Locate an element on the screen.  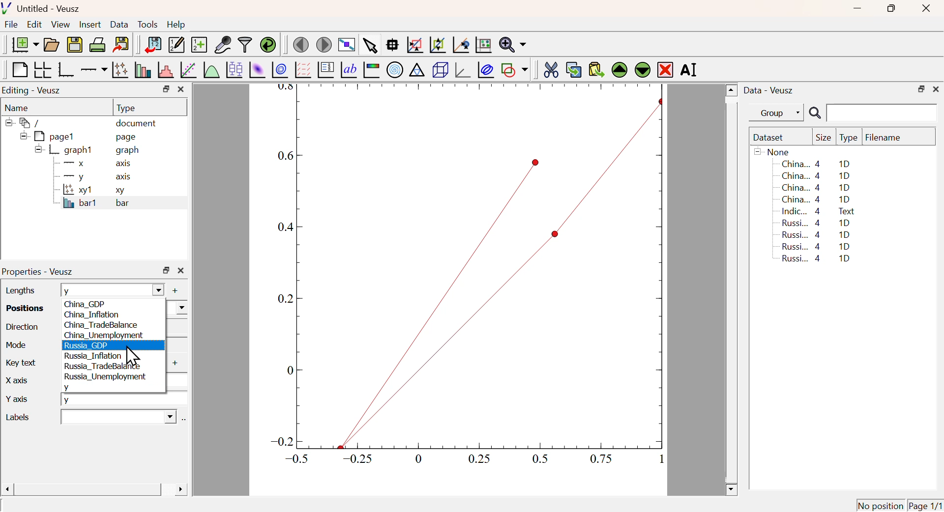
Close is located at coordinates (936, 88).